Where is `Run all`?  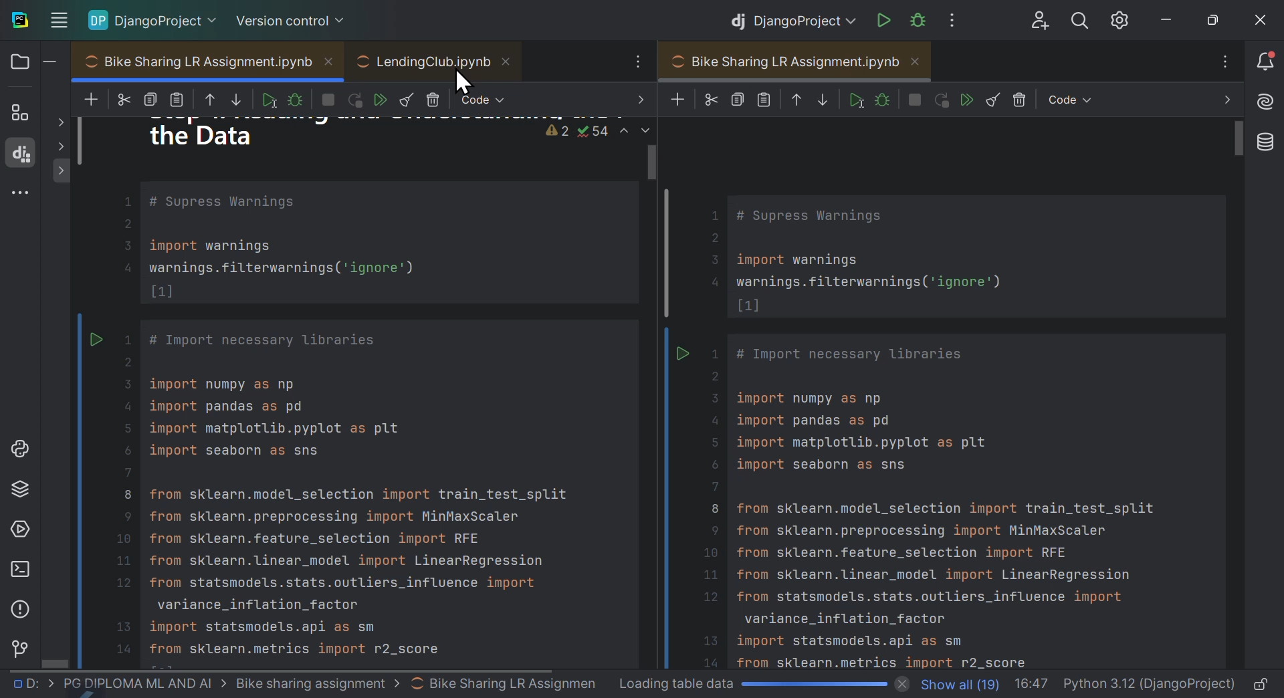 Run all is located at coordinates (382, 99).